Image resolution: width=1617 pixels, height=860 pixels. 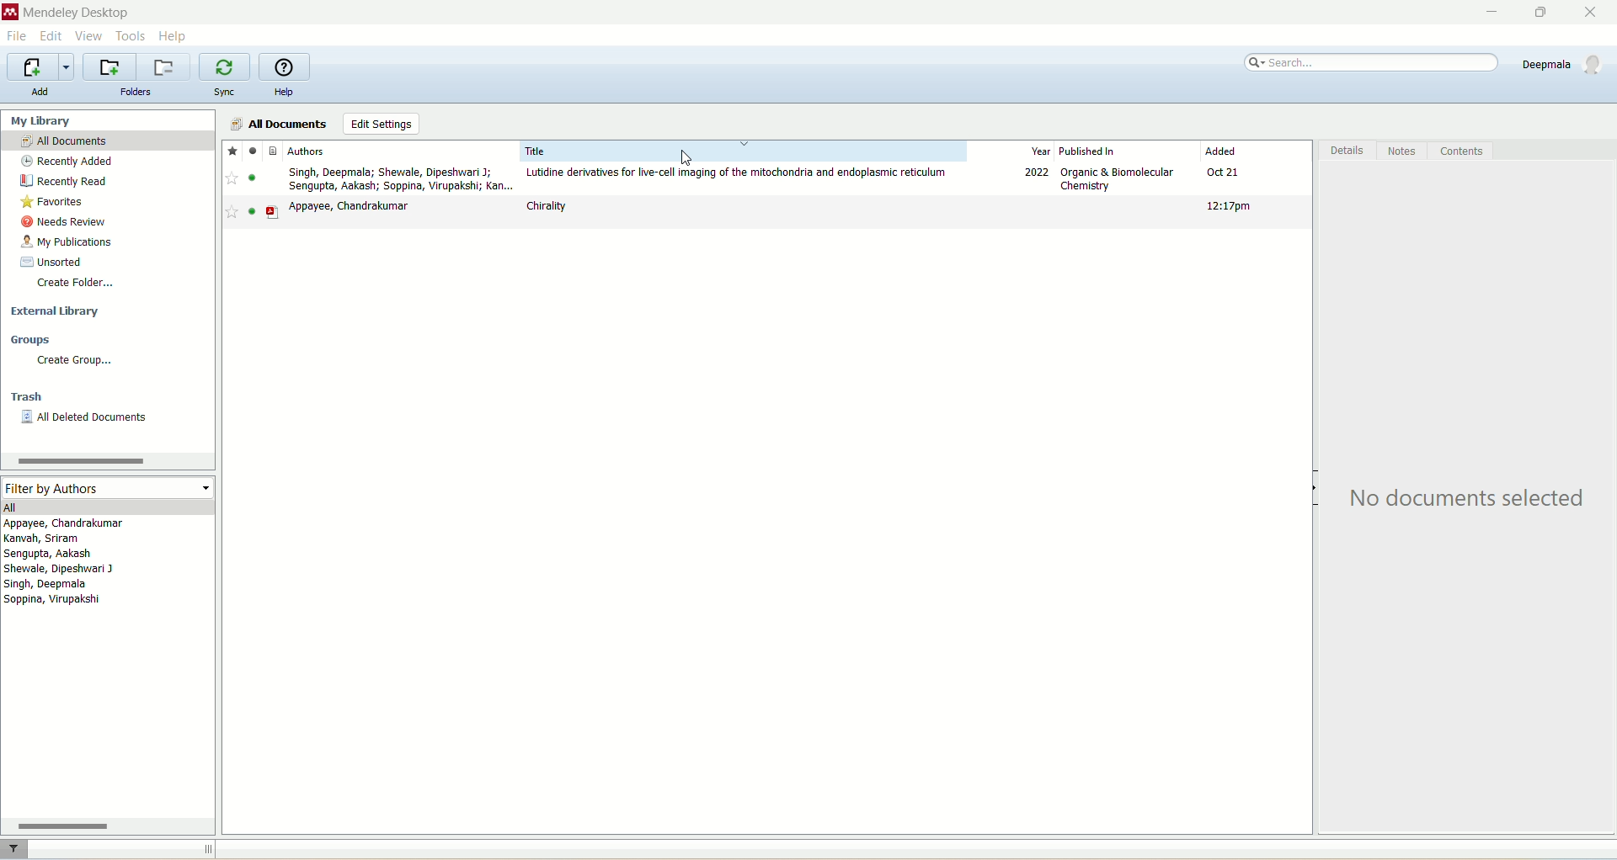 I want to click on groups, so click(x=32, y=339).